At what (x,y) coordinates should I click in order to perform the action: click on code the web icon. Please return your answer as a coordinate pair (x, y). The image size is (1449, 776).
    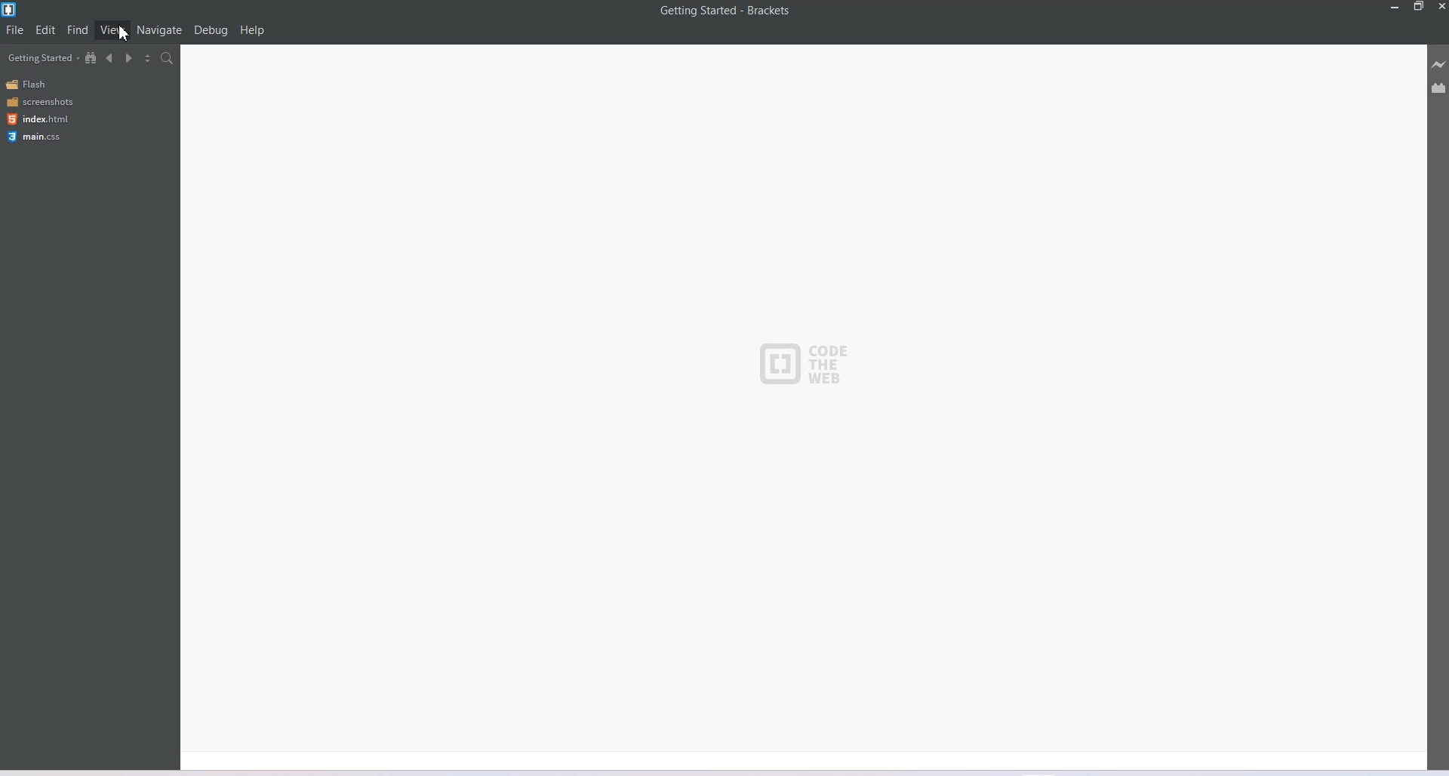
    Looking at the image, I should click on (811, 367).